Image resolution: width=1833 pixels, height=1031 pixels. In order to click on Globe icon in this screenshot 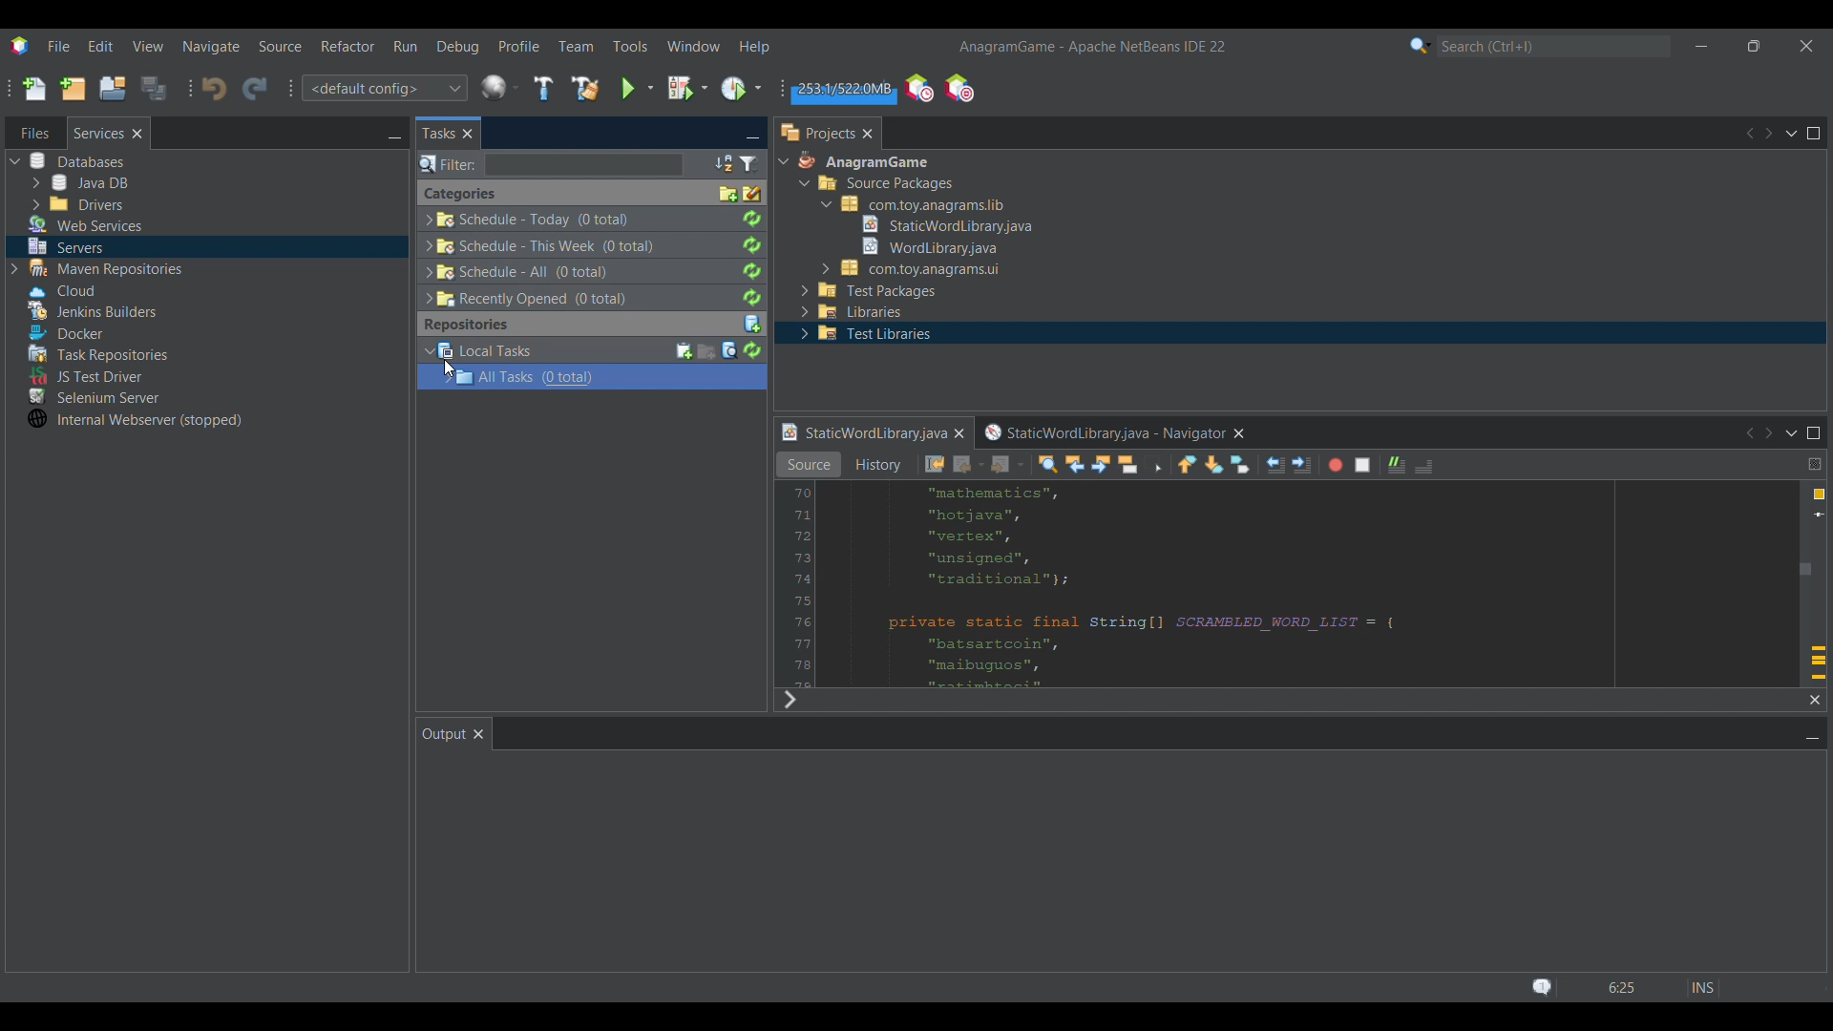, I will do `click(500, 87)`.